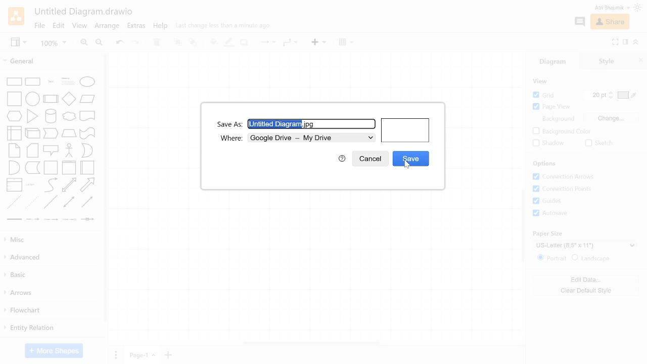 This screenshot has width=647, height=364. What do you see at coordinates (611, 118) in the screenshot?
I see `Change background` at bounding box center [611, 118].